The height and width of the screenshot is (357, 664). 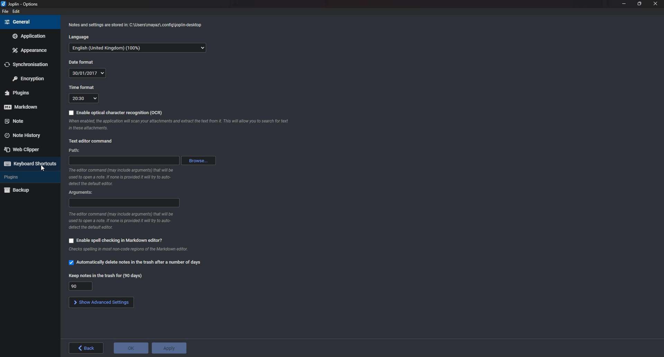 What do you see at coordinates (122, 220) in the screenshot?
I see `Info` at bounding box center [122, 220].